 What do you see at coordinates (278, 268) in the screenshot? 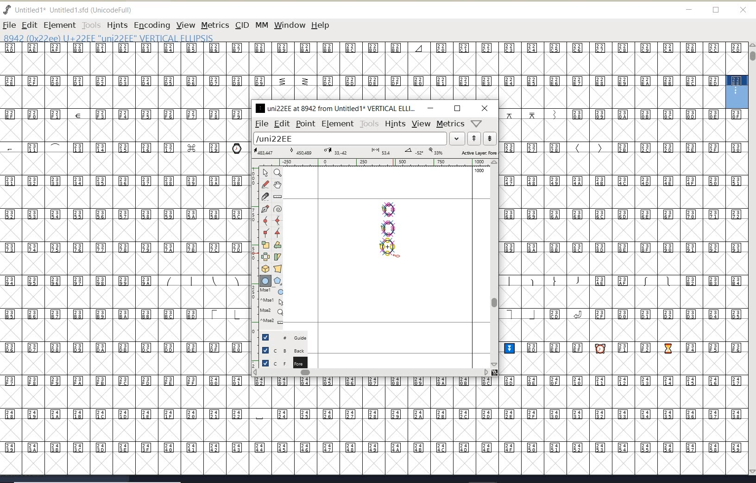
I see `perform a perspective transformation on the selection` at bounding box center [278, 268].